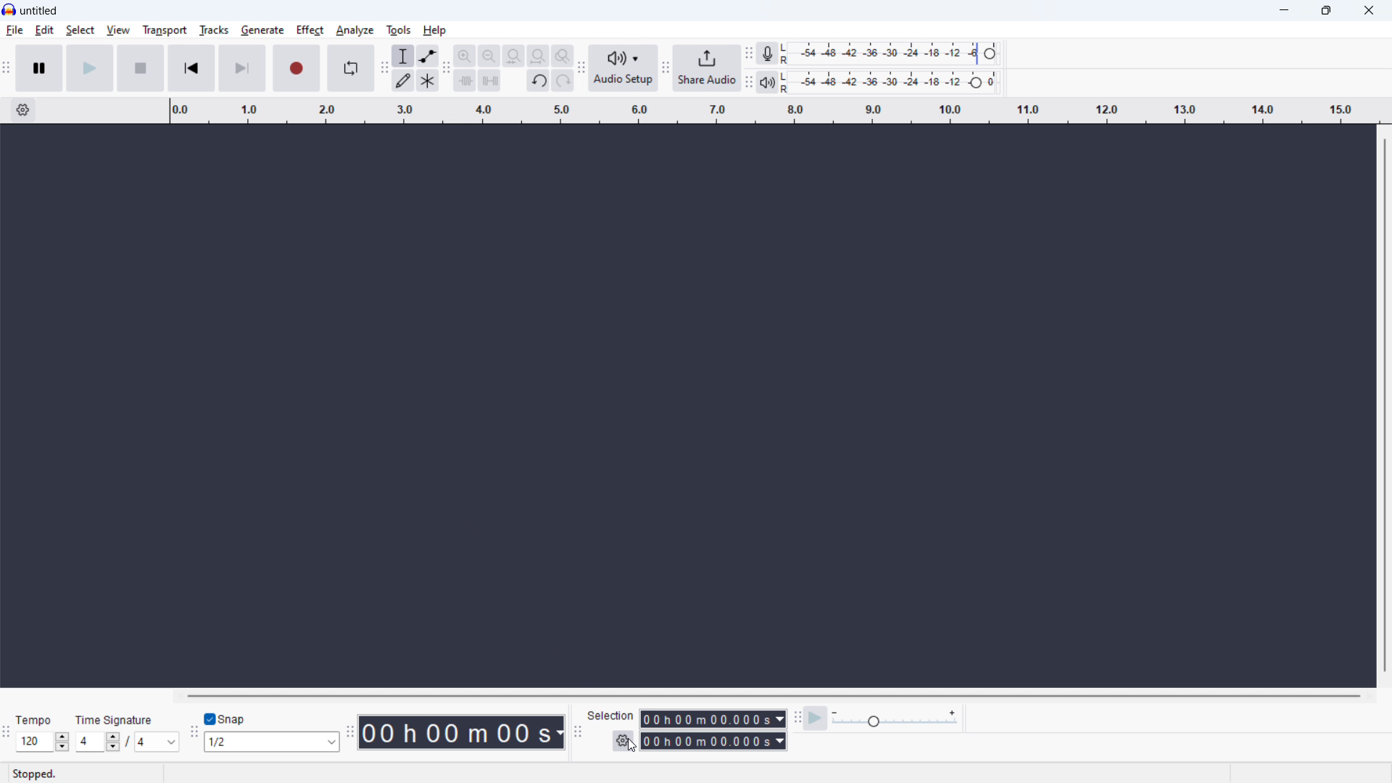  I want to click on audio setup toolbar, so click(581, 70).